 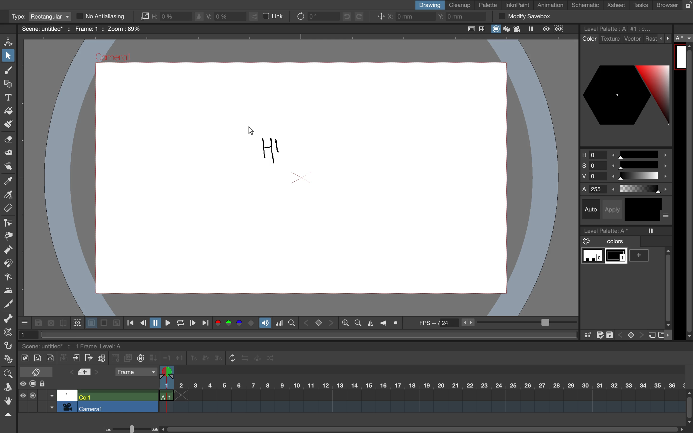 What do you see at coordinates (154, 323) in the screenshot?
I see `pause` at bounding box center [154, 323].